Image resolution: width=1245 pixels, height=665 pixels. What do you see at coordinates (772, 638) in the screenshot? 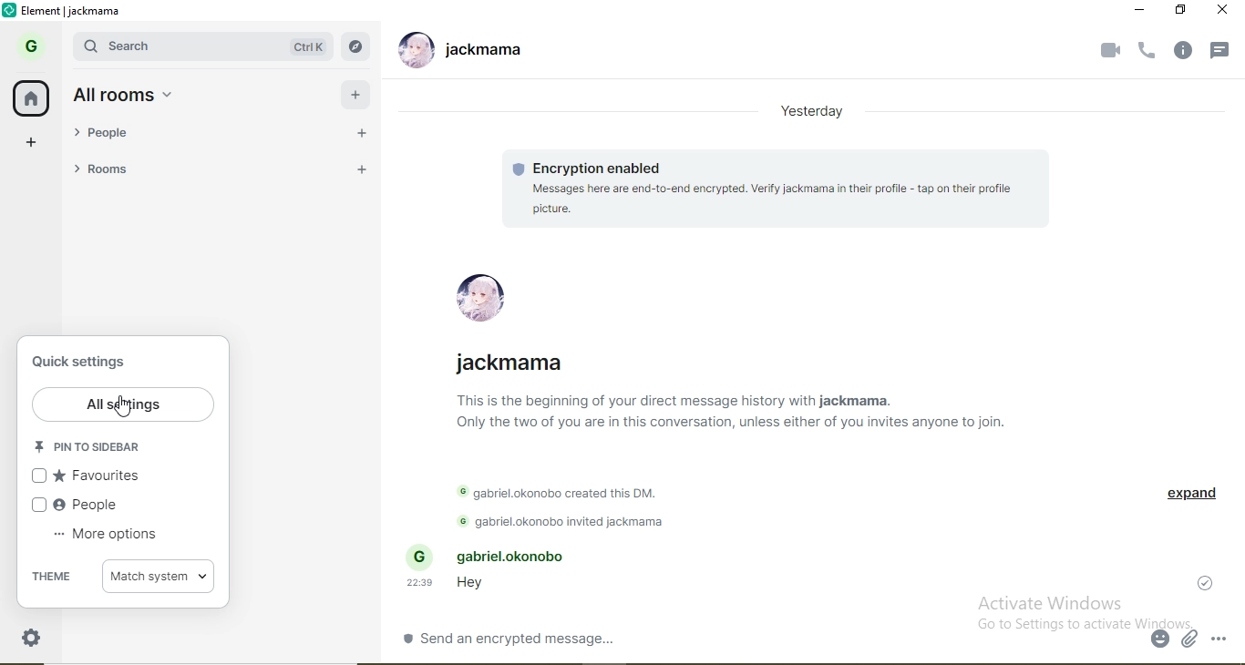
I see `chat box` at bounding box center [772, 638].